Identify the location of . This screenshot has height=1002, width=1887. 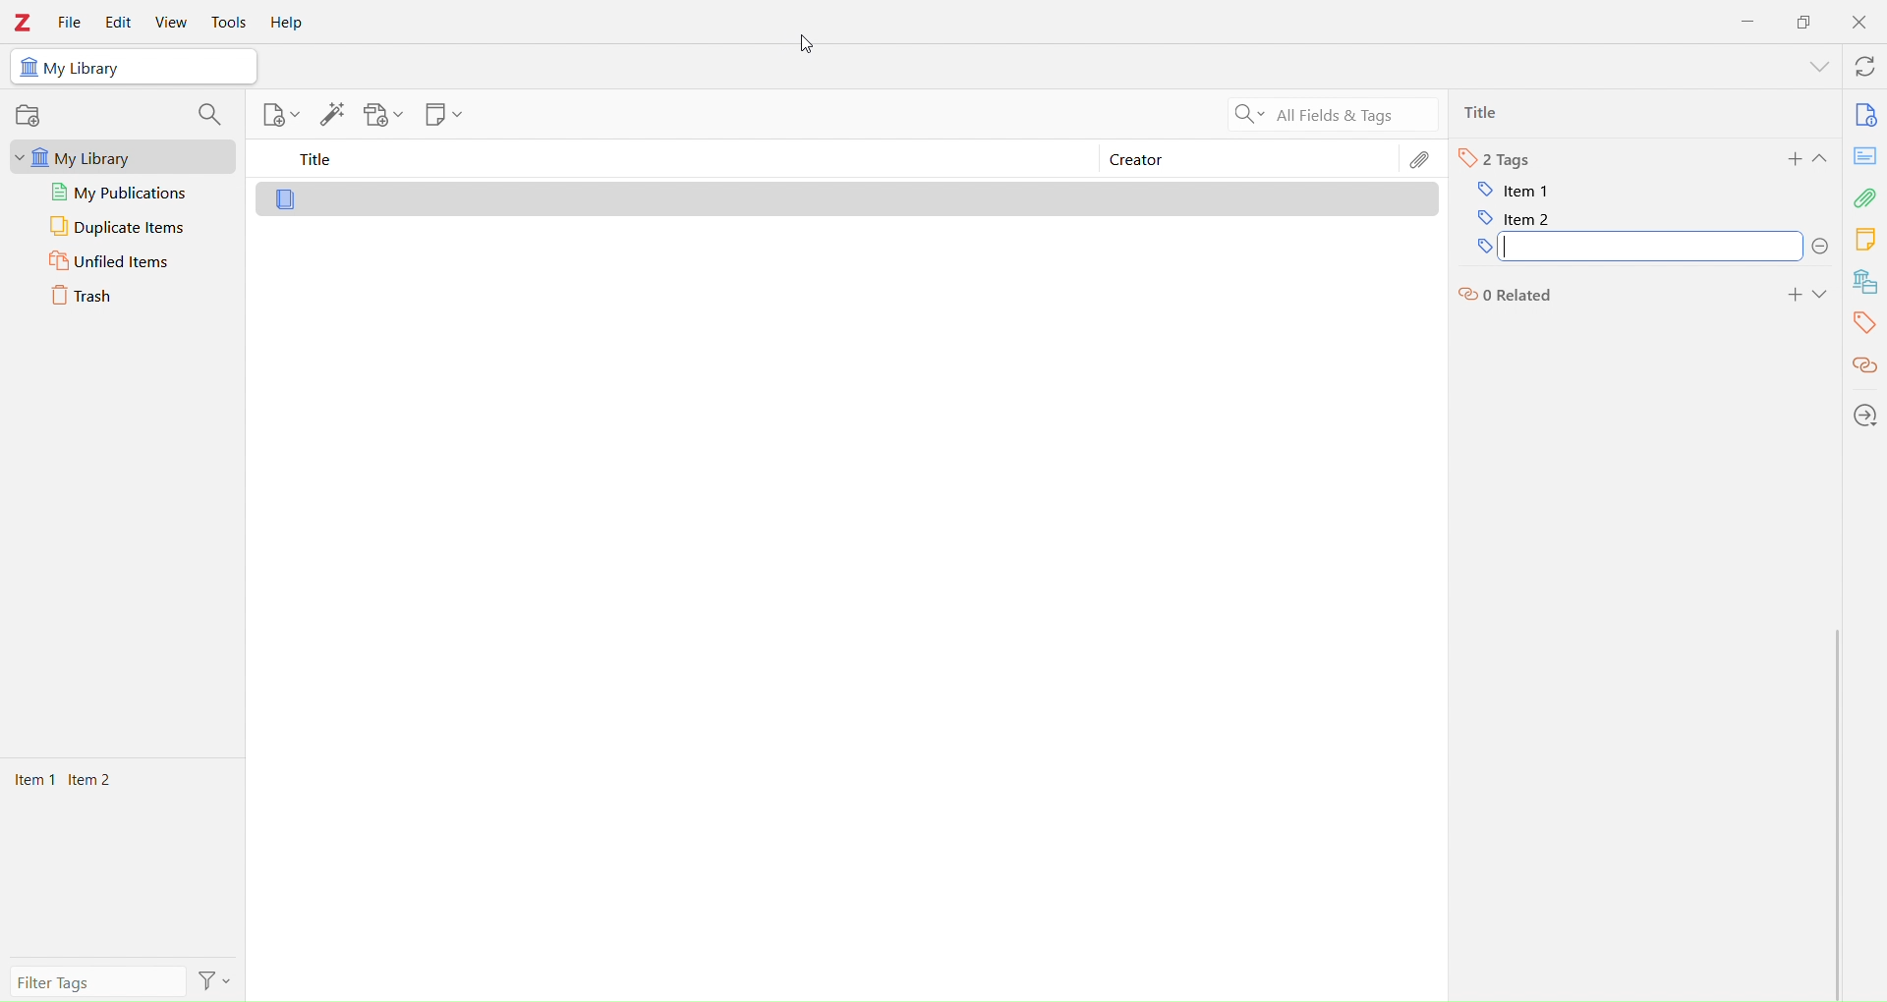
(230, 23).